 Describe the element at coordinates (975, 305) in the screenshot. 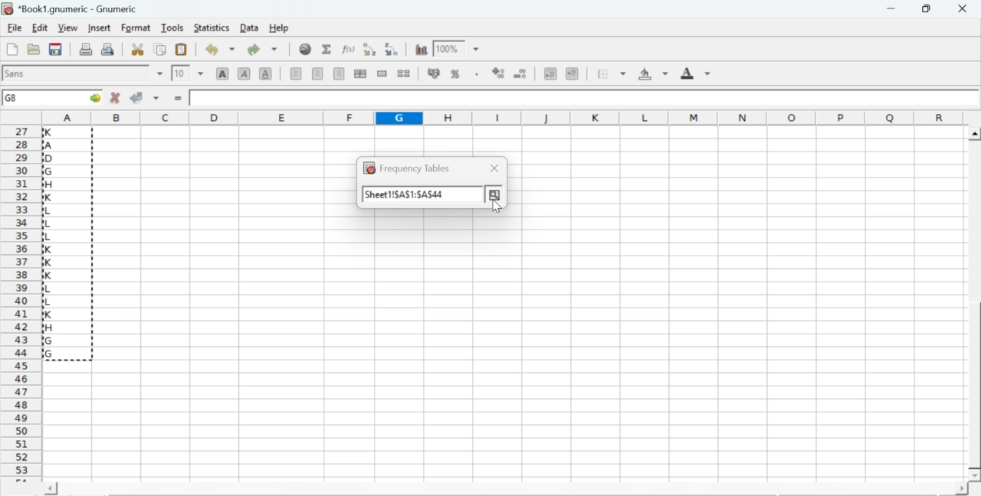

I see `scroll bar` at that location.